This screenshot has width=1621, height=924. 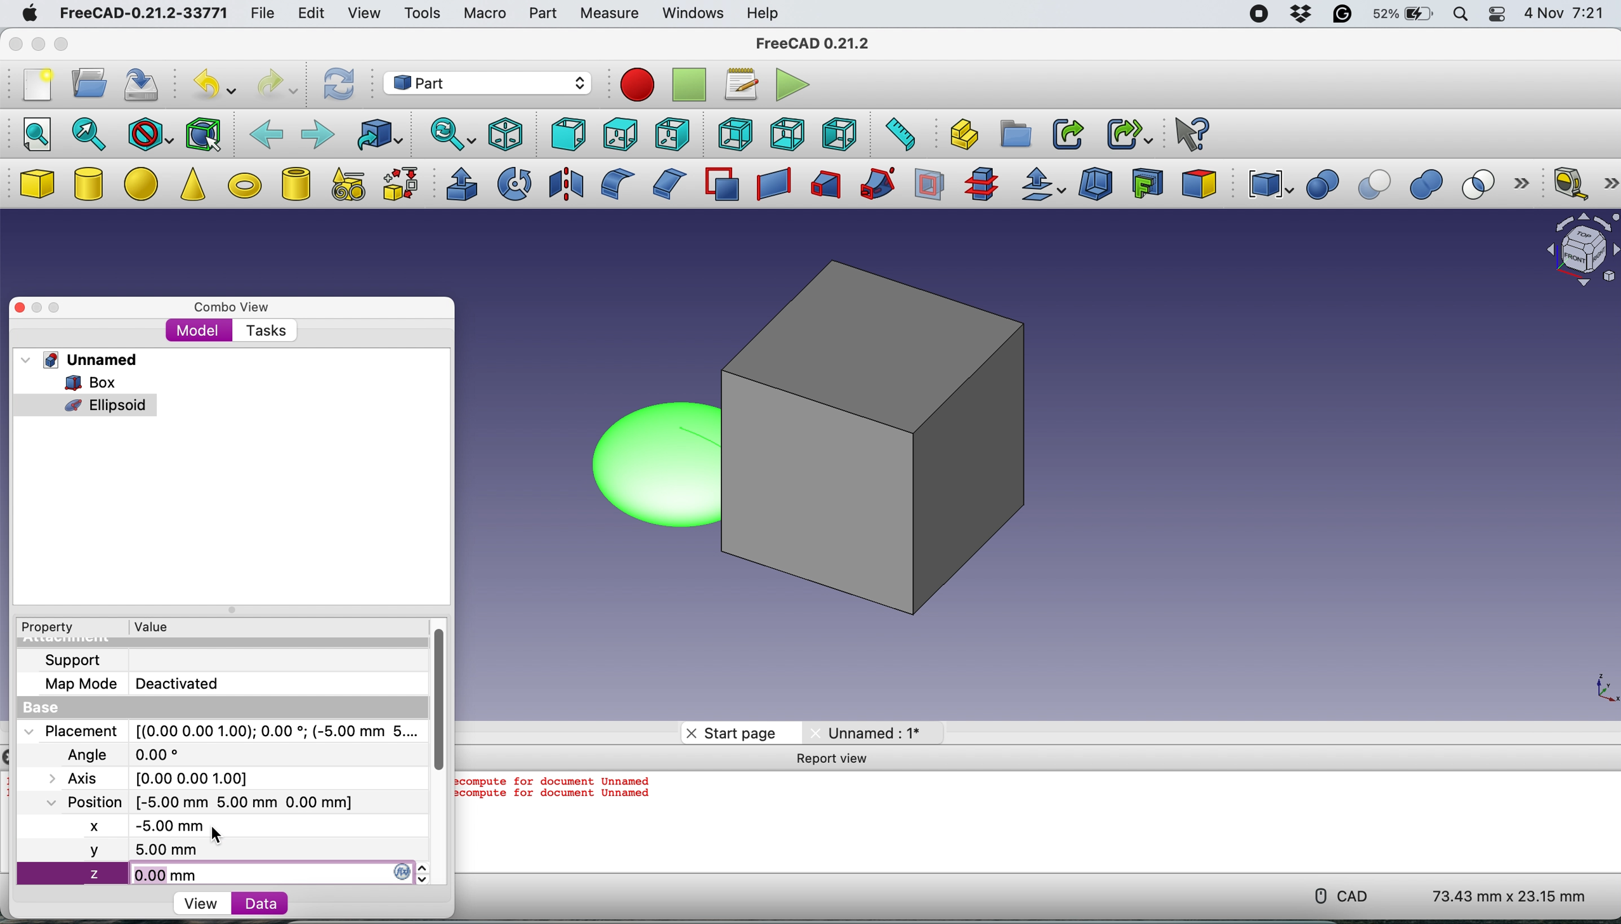 I want to click on torus, so click(x=244, y=185).